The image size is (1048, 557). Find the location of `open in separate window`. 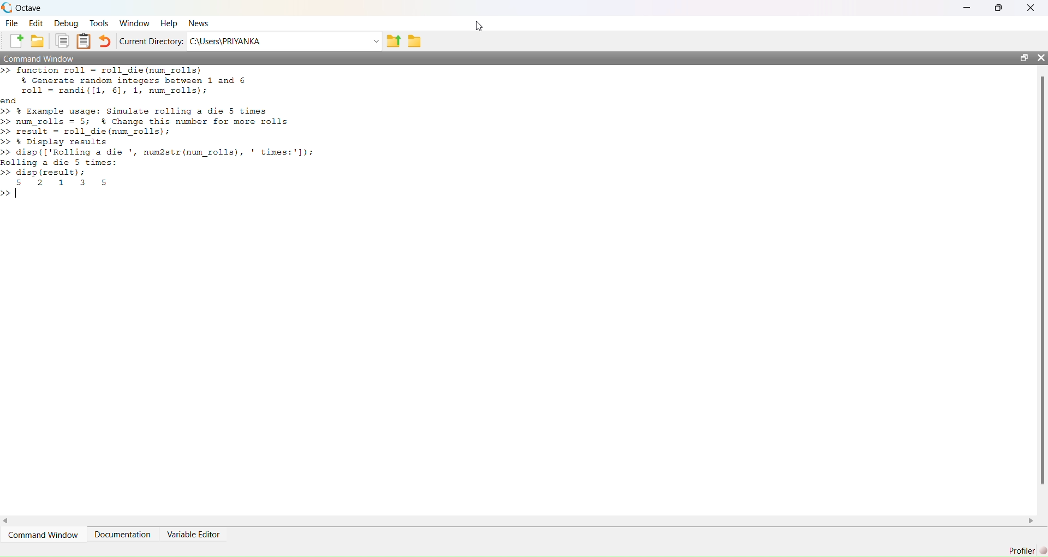

open in separate window is located at coordinates (1025, 58).